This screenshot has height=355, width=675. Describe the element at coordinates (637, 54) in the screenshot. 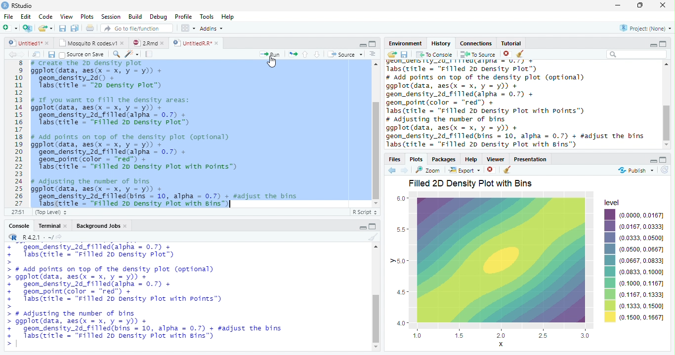

I see `Search` at that location.